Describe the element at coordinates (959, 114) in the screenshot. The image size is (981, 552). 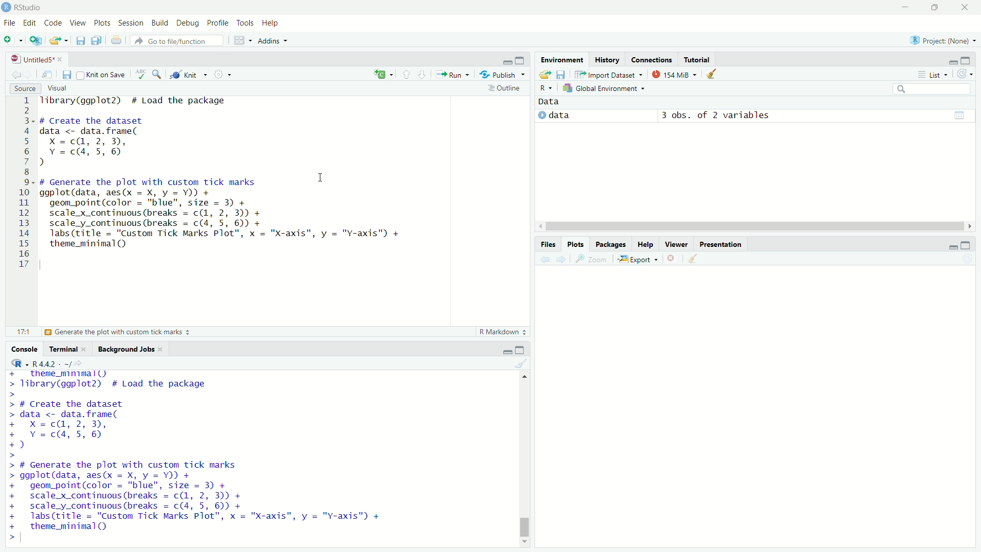
I see `table` at that location.